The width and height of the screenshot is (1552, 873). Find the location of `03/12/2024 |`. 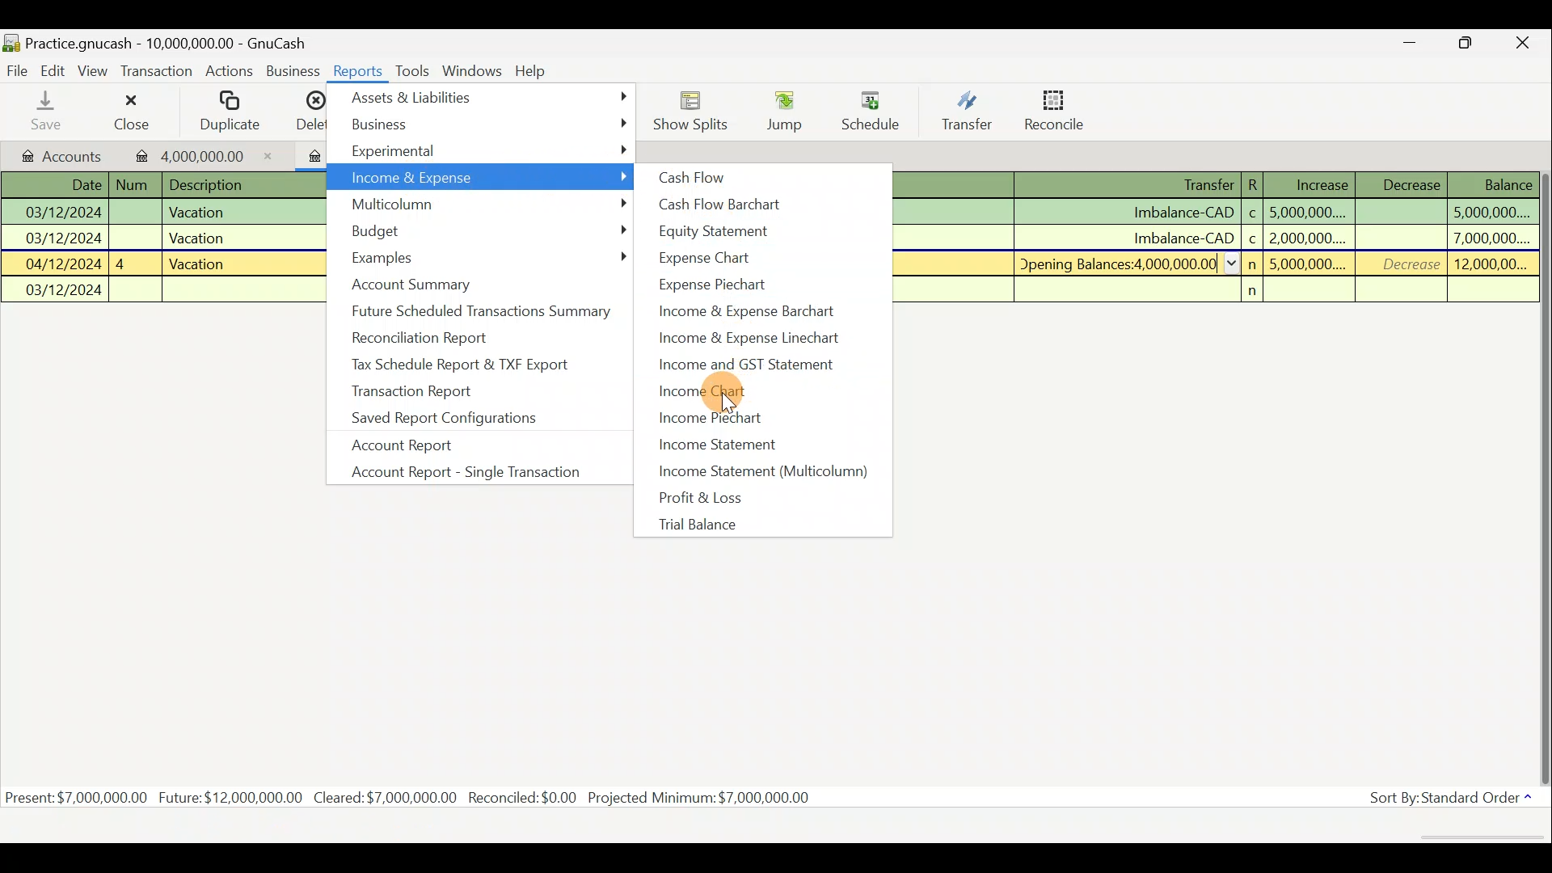

03/12/2024 | is located at coordinates (66, 211).